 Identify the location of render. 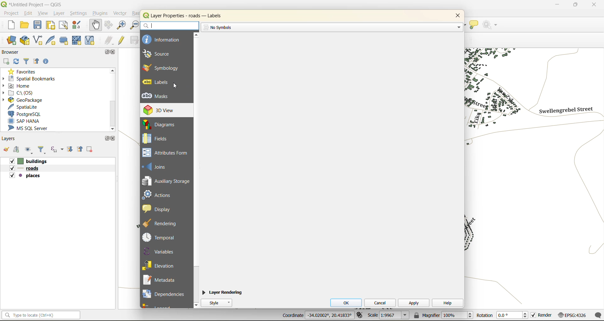
(541, 315).